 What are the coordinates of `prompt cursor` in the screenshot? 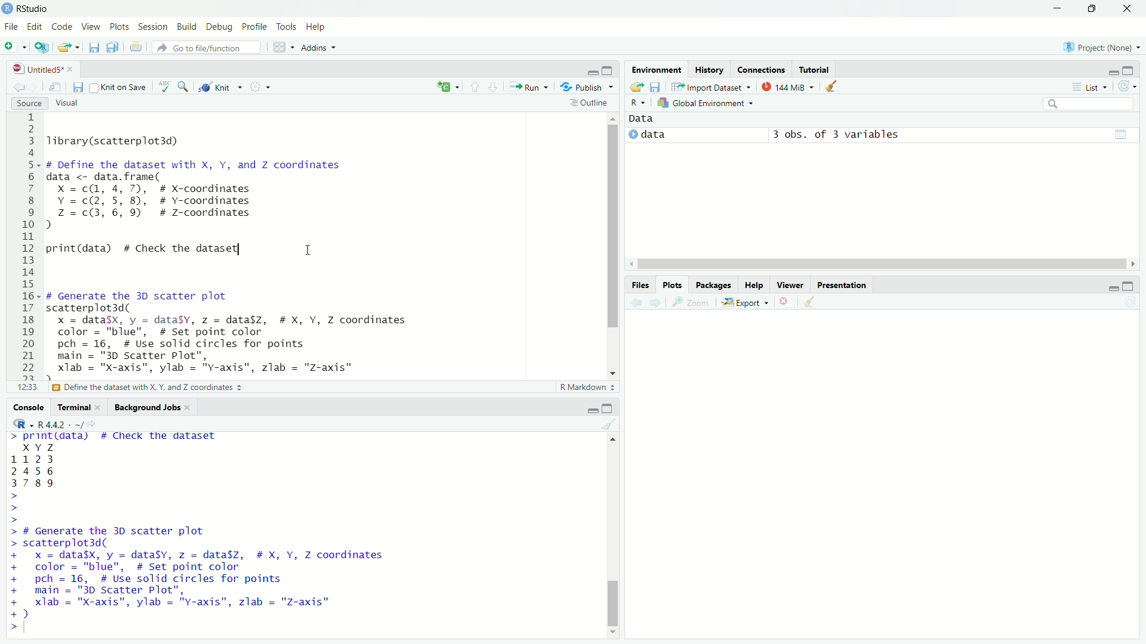 It's located at (10, 508).